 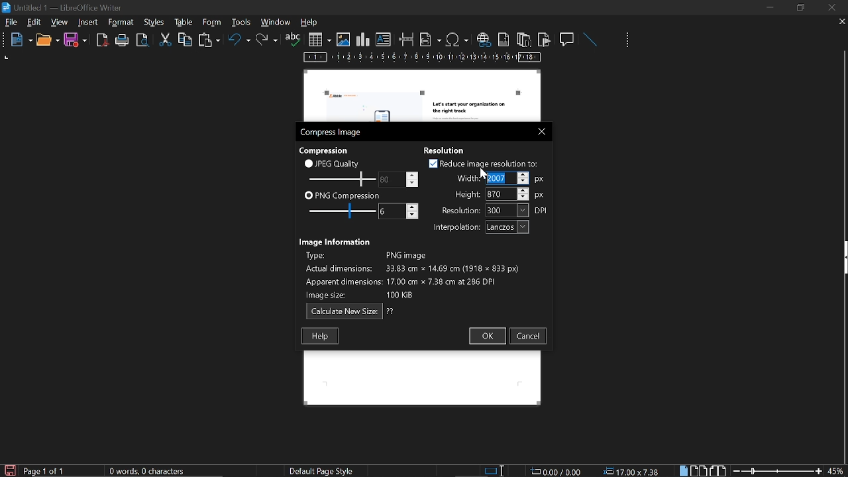 I want to click on image info, so click(x=412, y=273).